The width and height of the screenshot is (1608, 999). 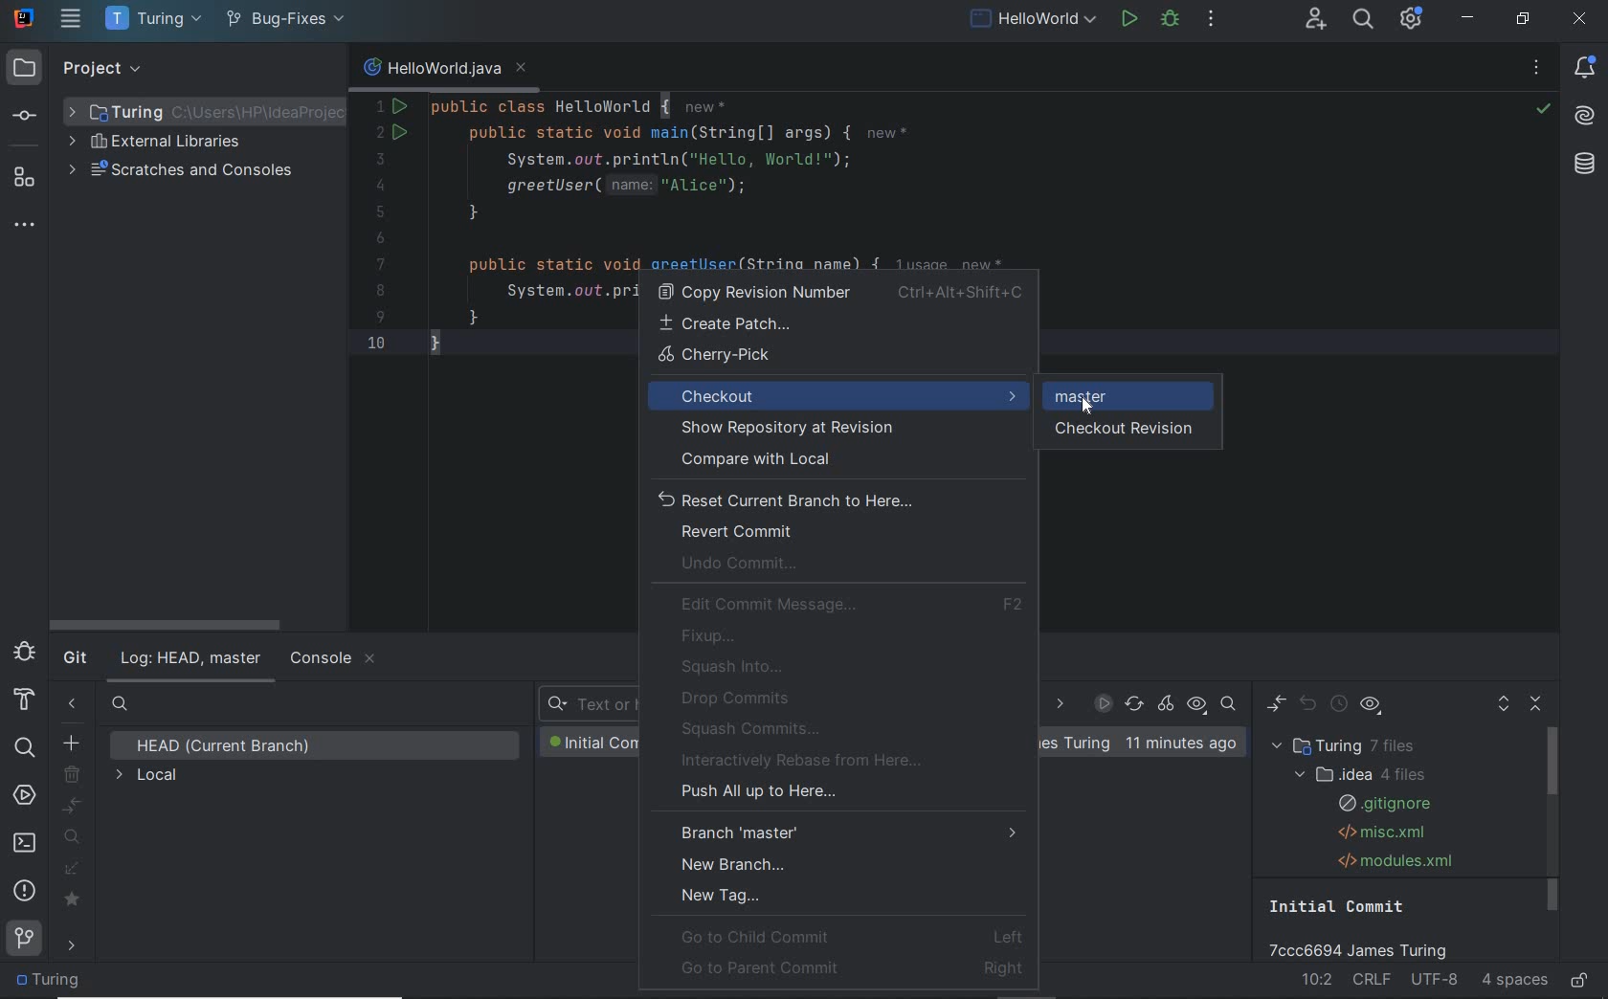 What do you see at coordinates (25, 178) in the screenshot?
I see `structure` at bounding box center [25, 178].